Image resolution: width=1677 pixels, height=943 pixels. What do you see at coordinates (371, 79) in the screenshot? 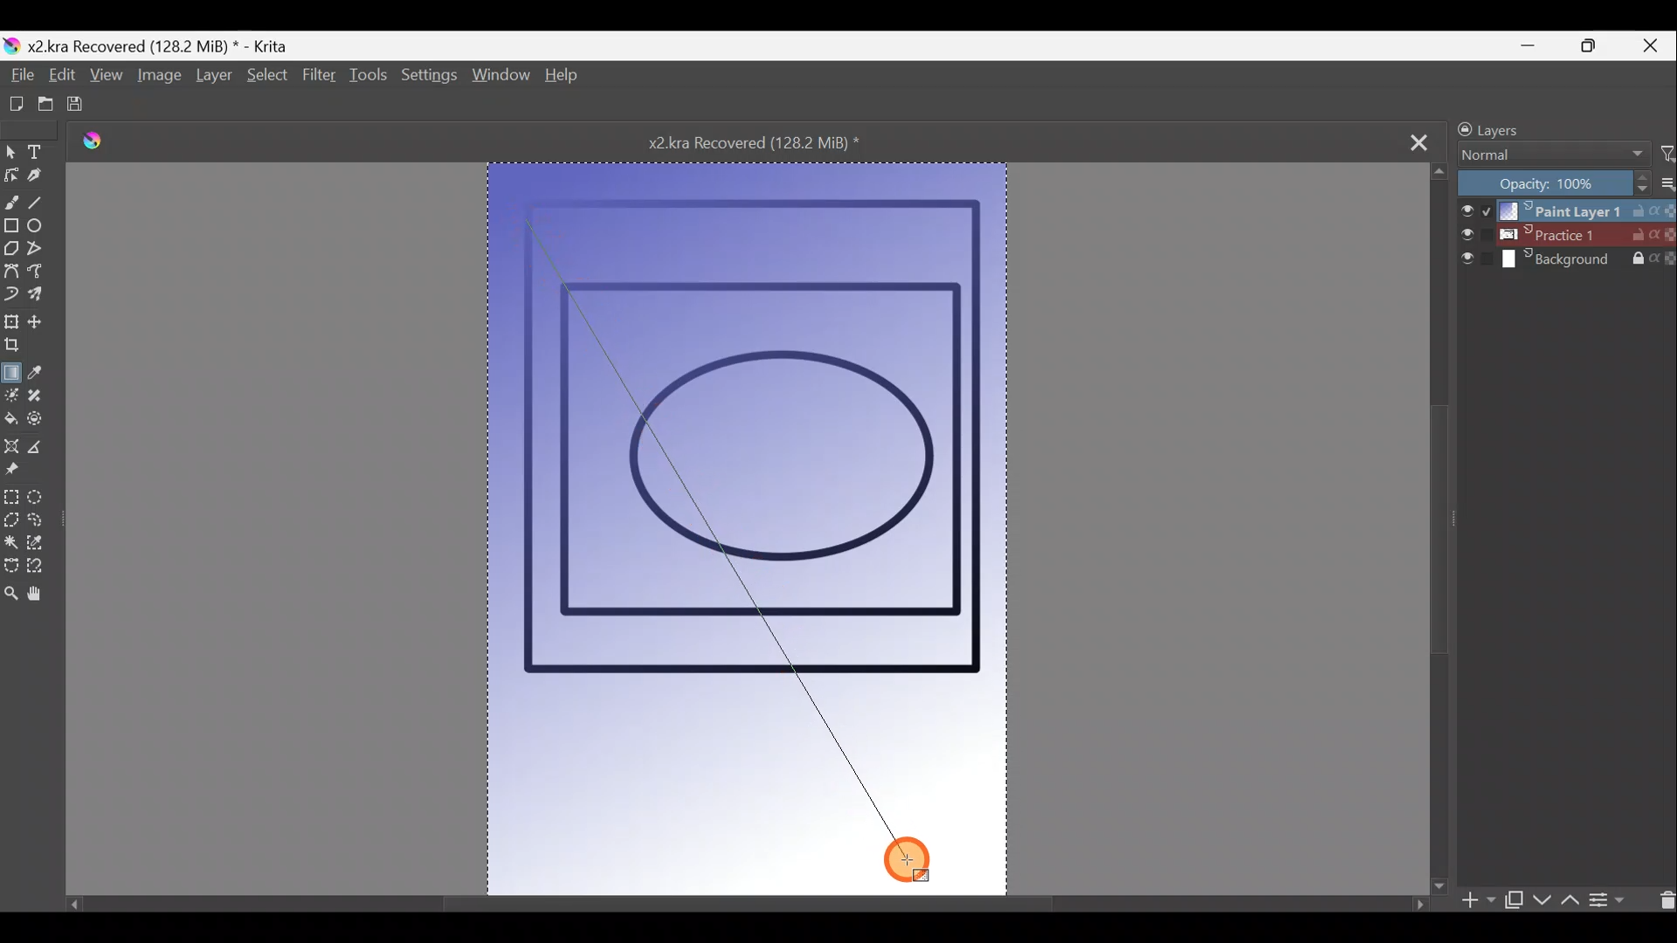
I see `Tools` at bounding box center [371, 79].